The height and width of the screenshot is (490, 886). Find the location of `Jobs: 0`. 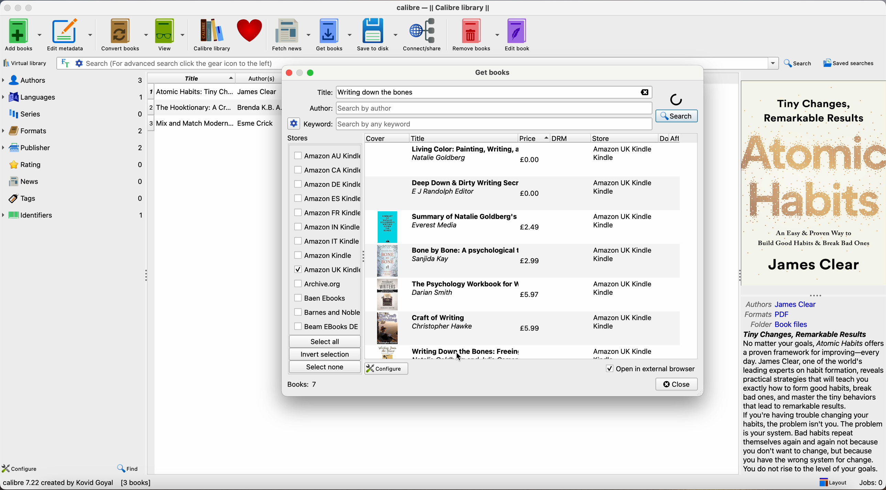

Jobs: 0 is located at coordinates (872, 483).